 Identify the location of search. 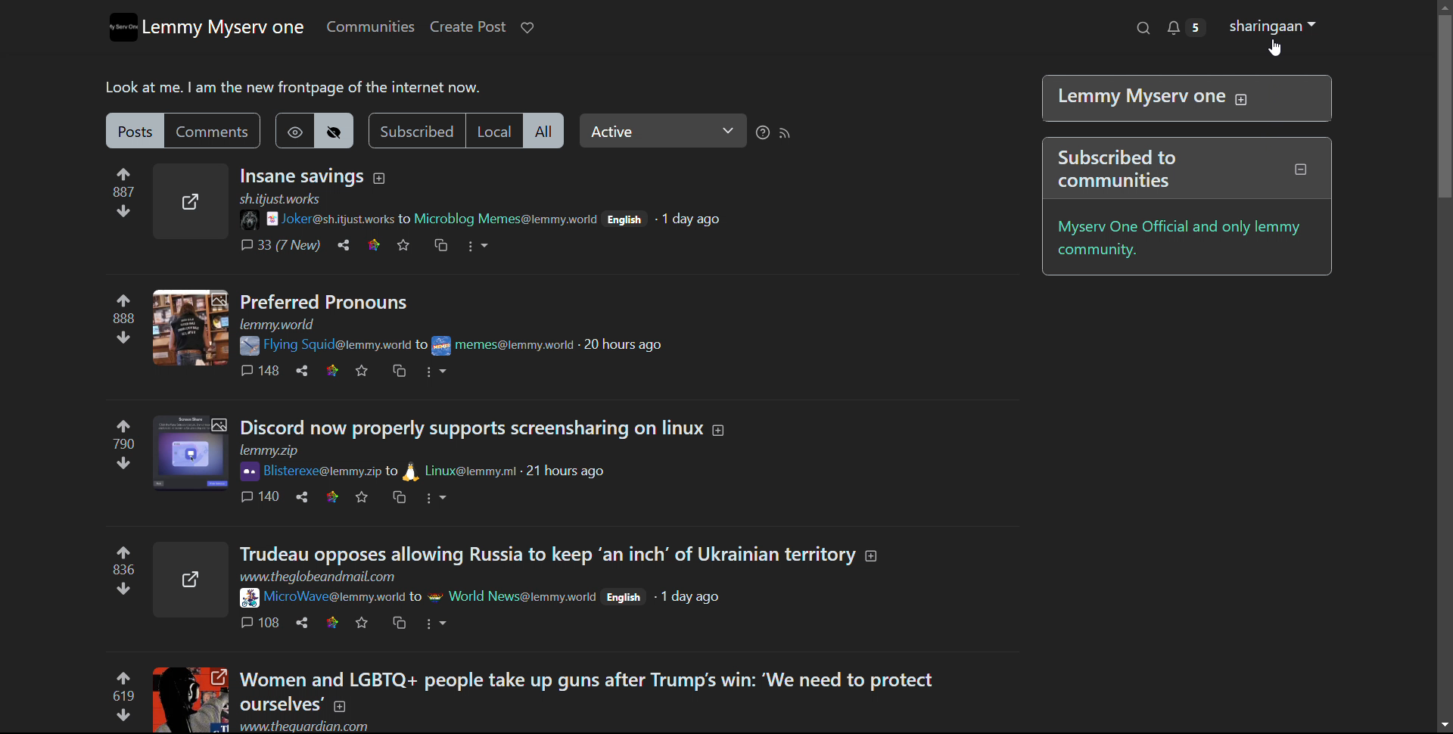
(1142, 28).